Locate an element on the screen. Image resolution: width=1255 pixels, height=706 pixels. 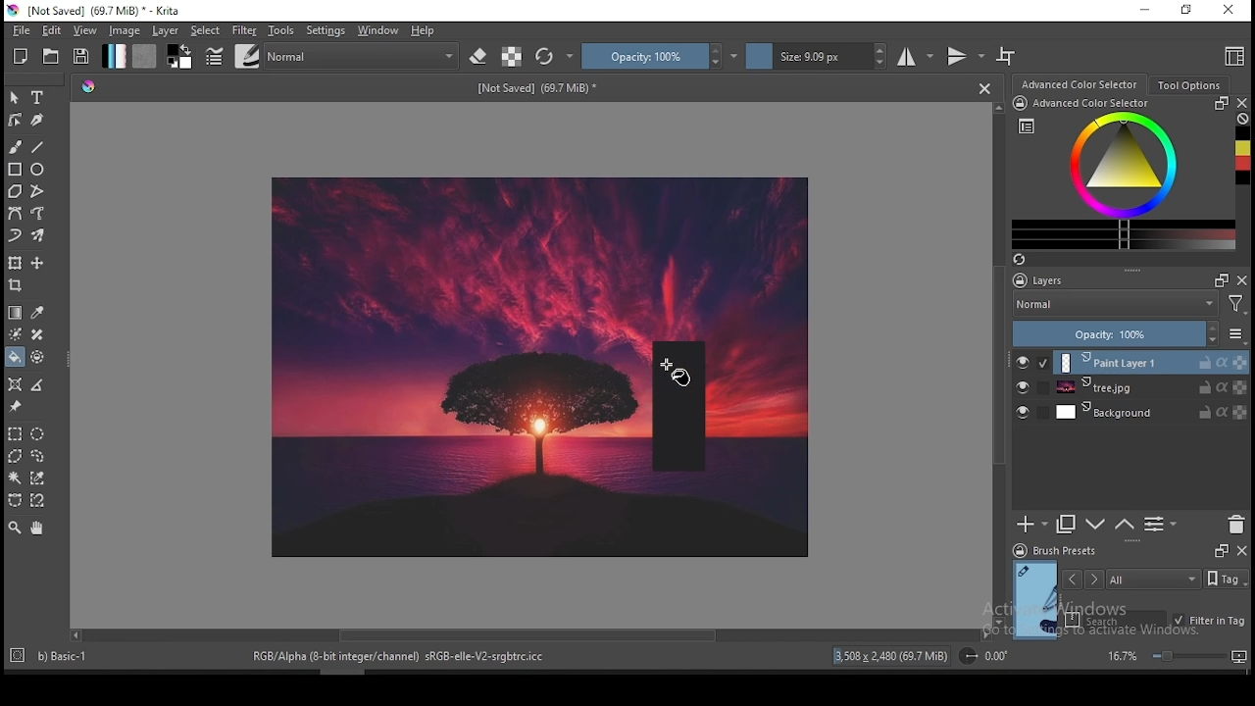
calligraphy is located at coordinates (36, 120).